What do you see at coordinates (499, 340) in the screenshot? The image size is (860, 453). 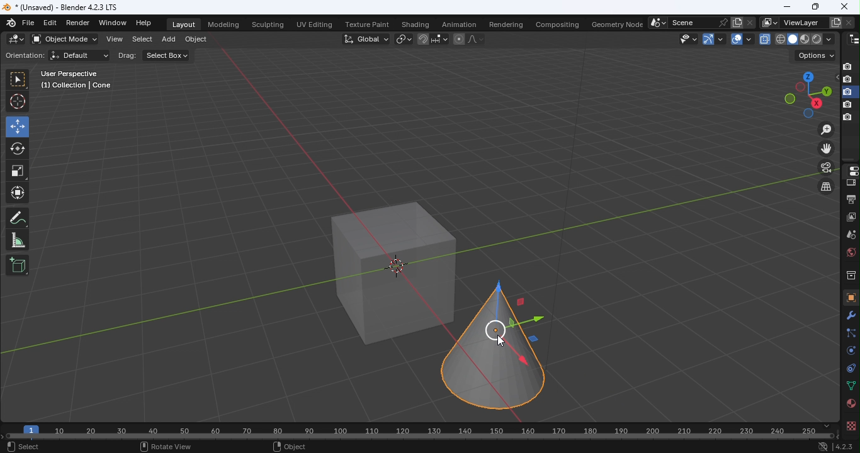 I see `cursor` at bounding box center [499, 340].